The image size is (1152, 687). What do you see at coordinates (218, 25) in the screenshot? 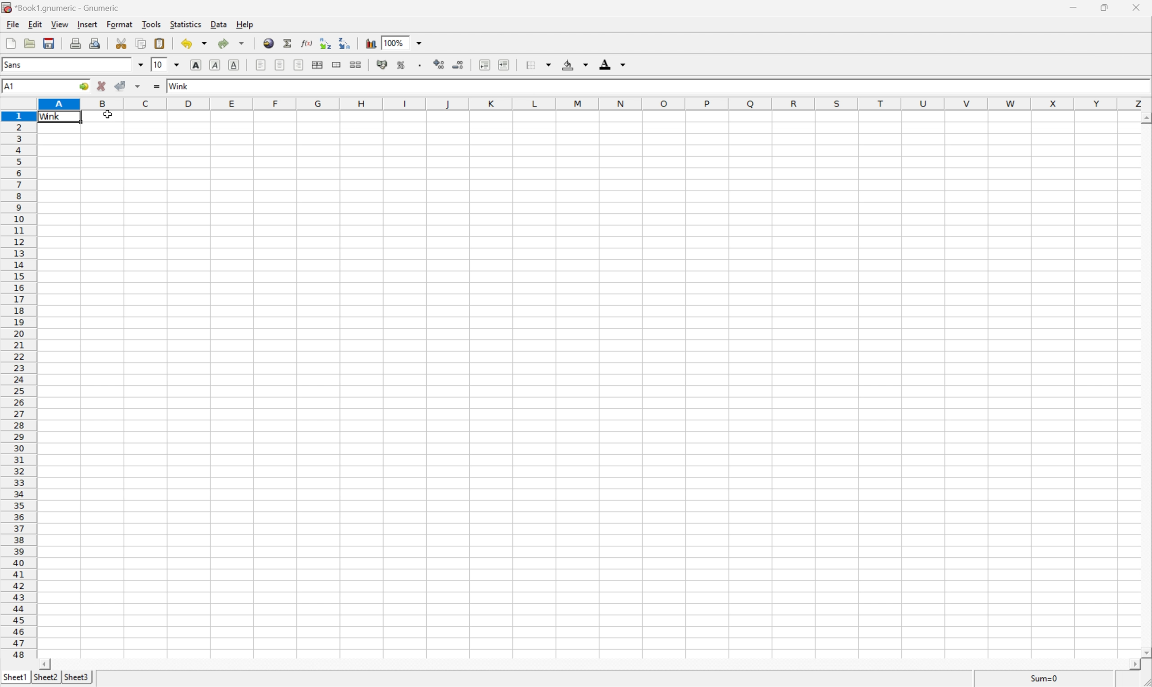
I see `data` at bounding box center [218, 25].